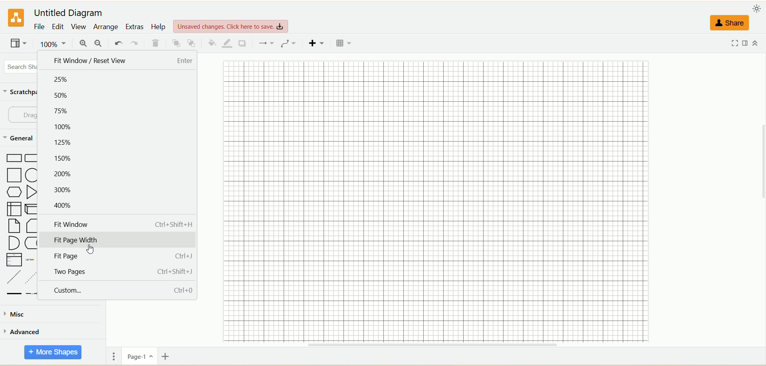 The width and height of the screenshot is (766, 366). I want to click on misc, so click(18, 315).